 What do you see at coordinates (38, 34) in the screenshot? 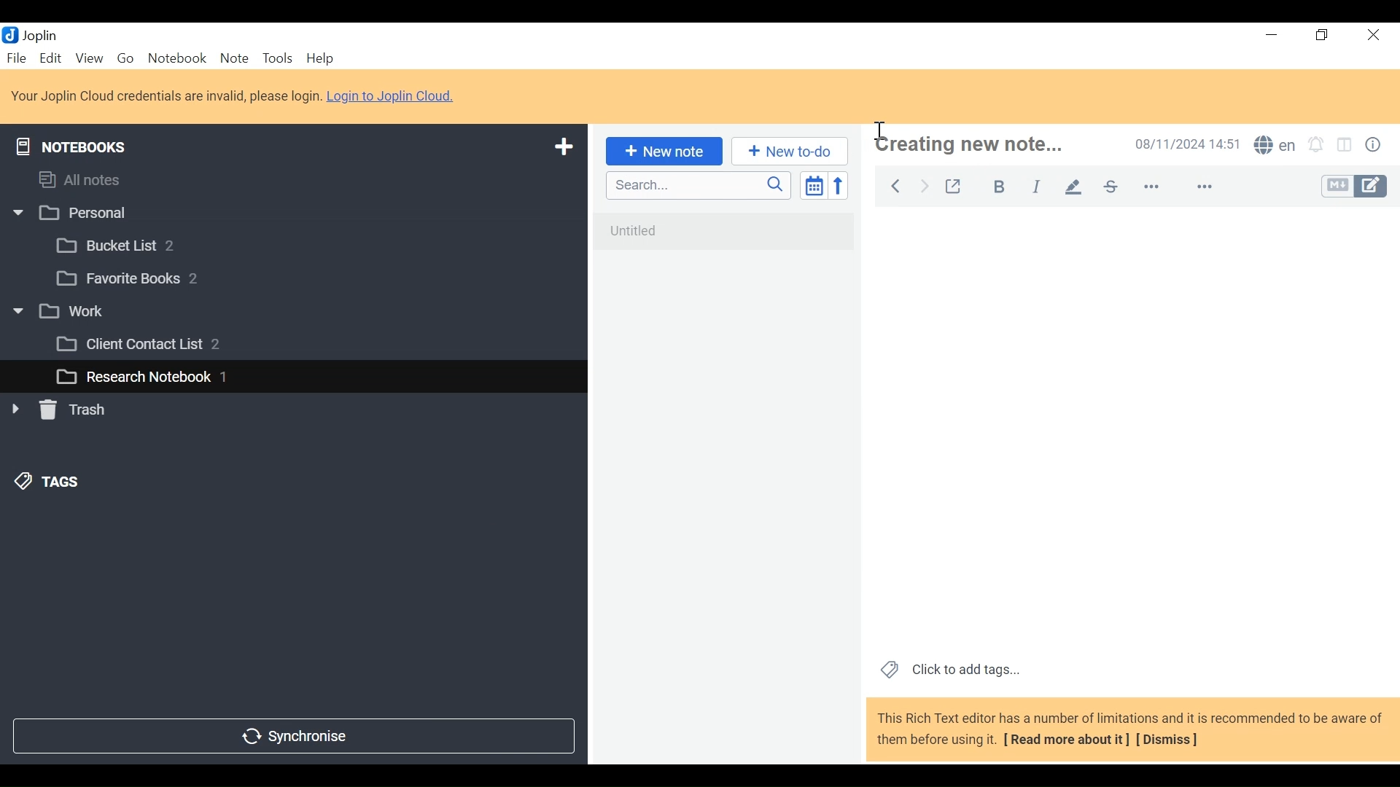
I see `Joplin Desktop Icon` at bounding box center [38, 34].